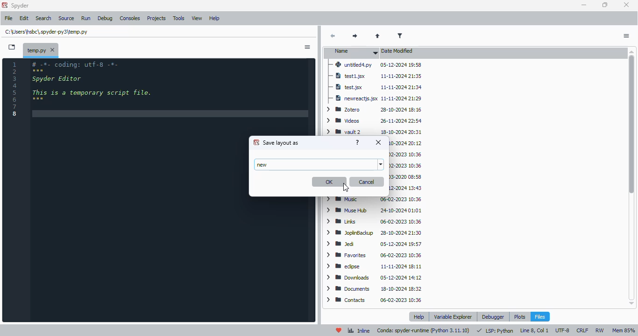 This screenshot has height=336, width=638. Describe the element at coordinates (376, 86) in the screenshot. I see `test.jsx` at that location.